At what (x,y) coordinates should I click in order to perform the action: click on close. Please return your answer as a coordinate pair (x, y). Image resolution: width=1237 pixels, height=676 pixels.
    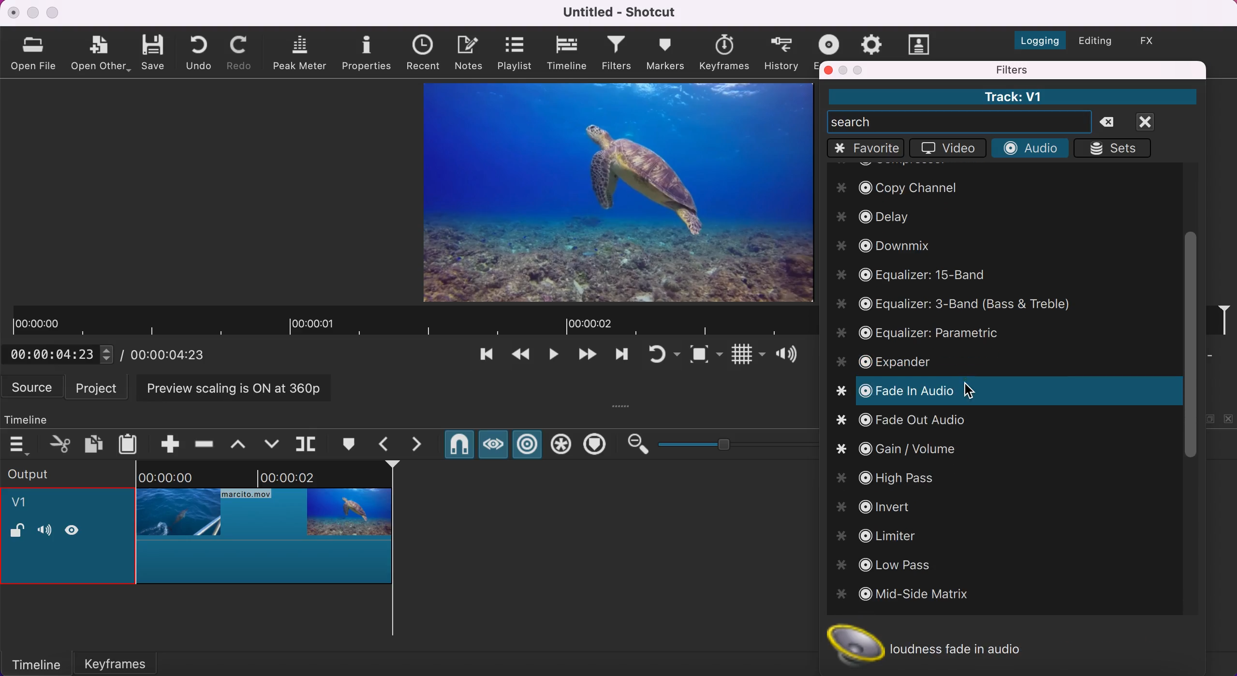
    Looking at the image, I should click on (1157, 122).